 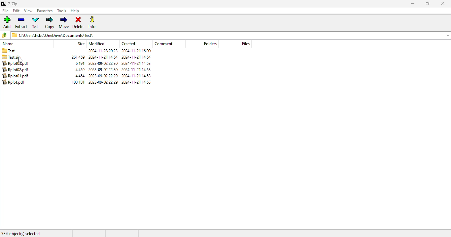 I want to click on delete, so click(x=78, y=22).